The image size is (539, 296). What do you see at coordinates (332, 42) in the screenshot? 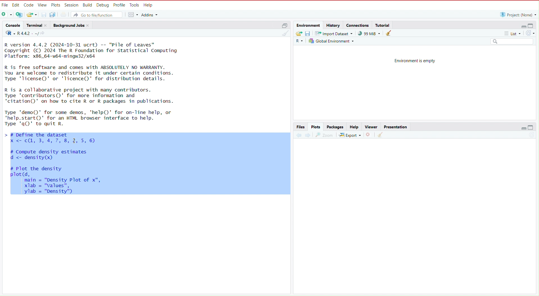
I see `global environment` at bounding box center [332, 42].